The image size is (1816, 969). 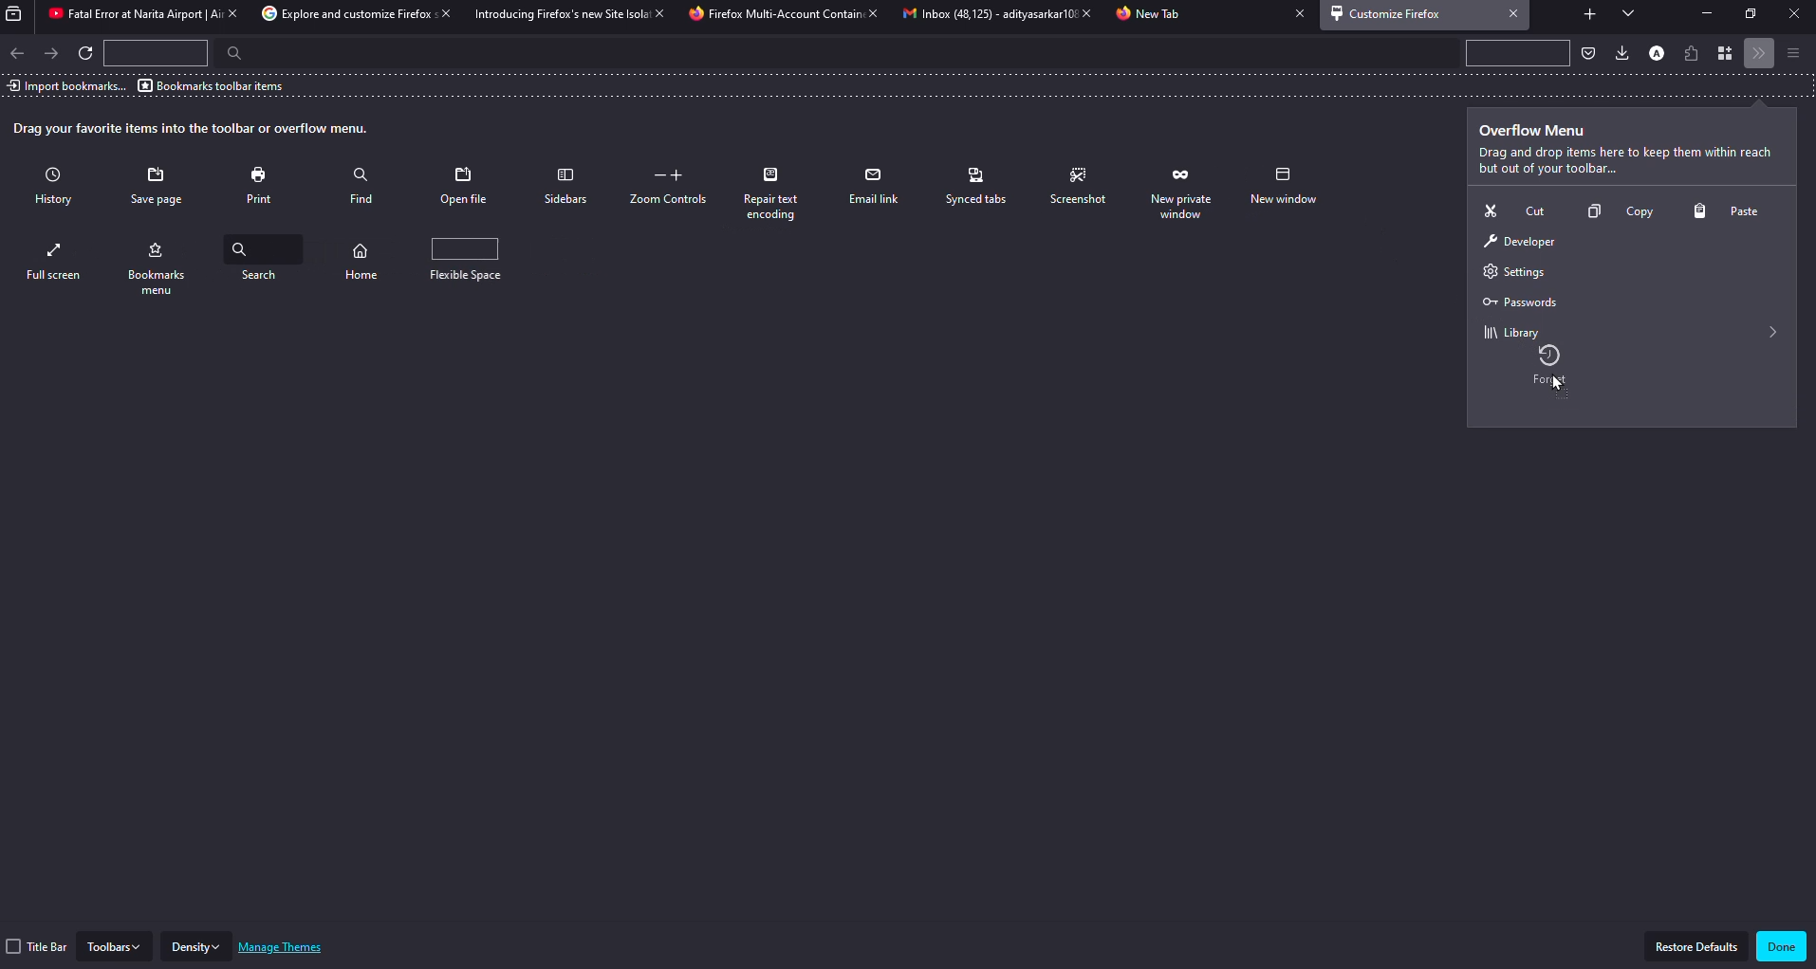 What do you see at coordinates (39, 946) in the screenshot?
I see `title bar` at bounding box center [39, 946].